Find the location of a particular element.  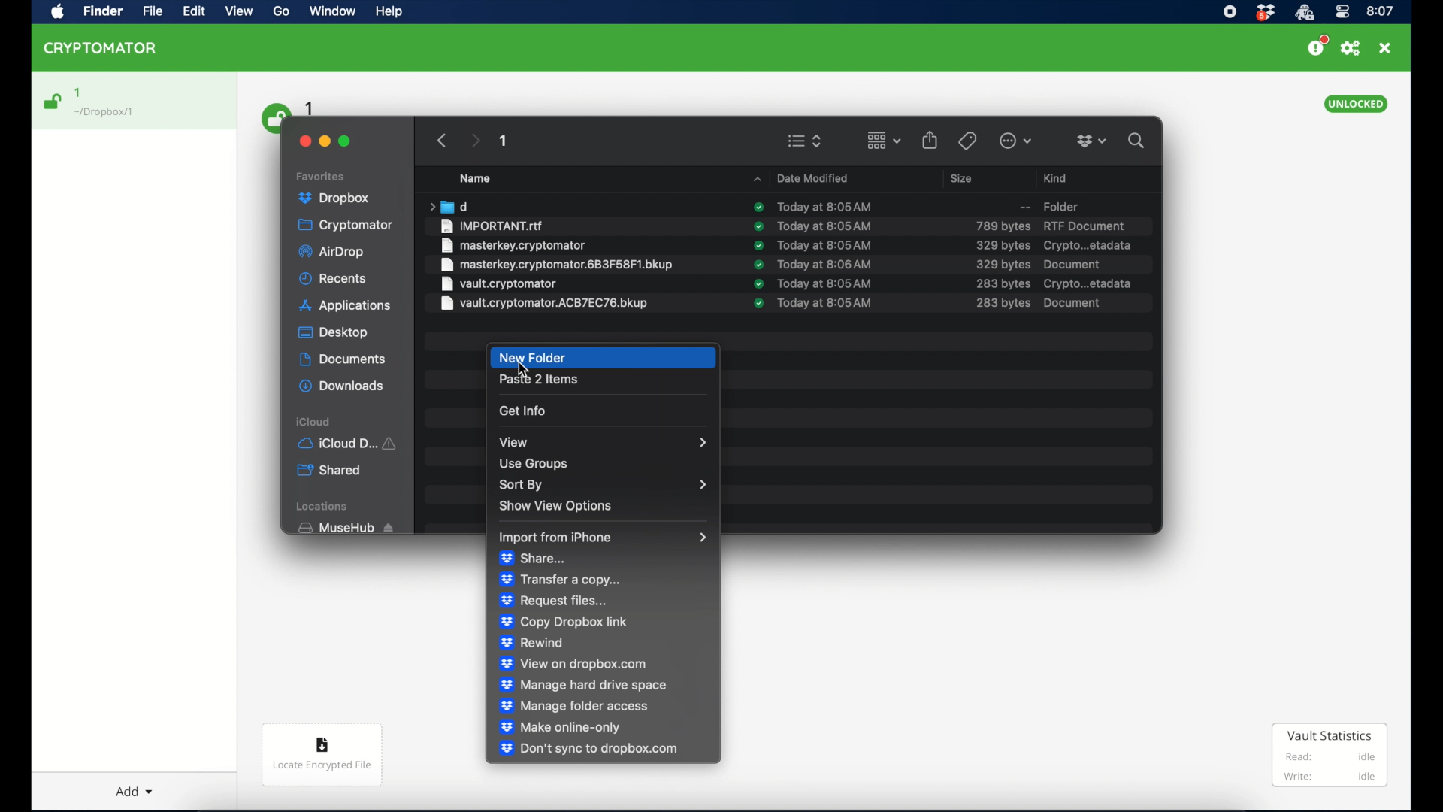

size is located at coordinates (964, 178).